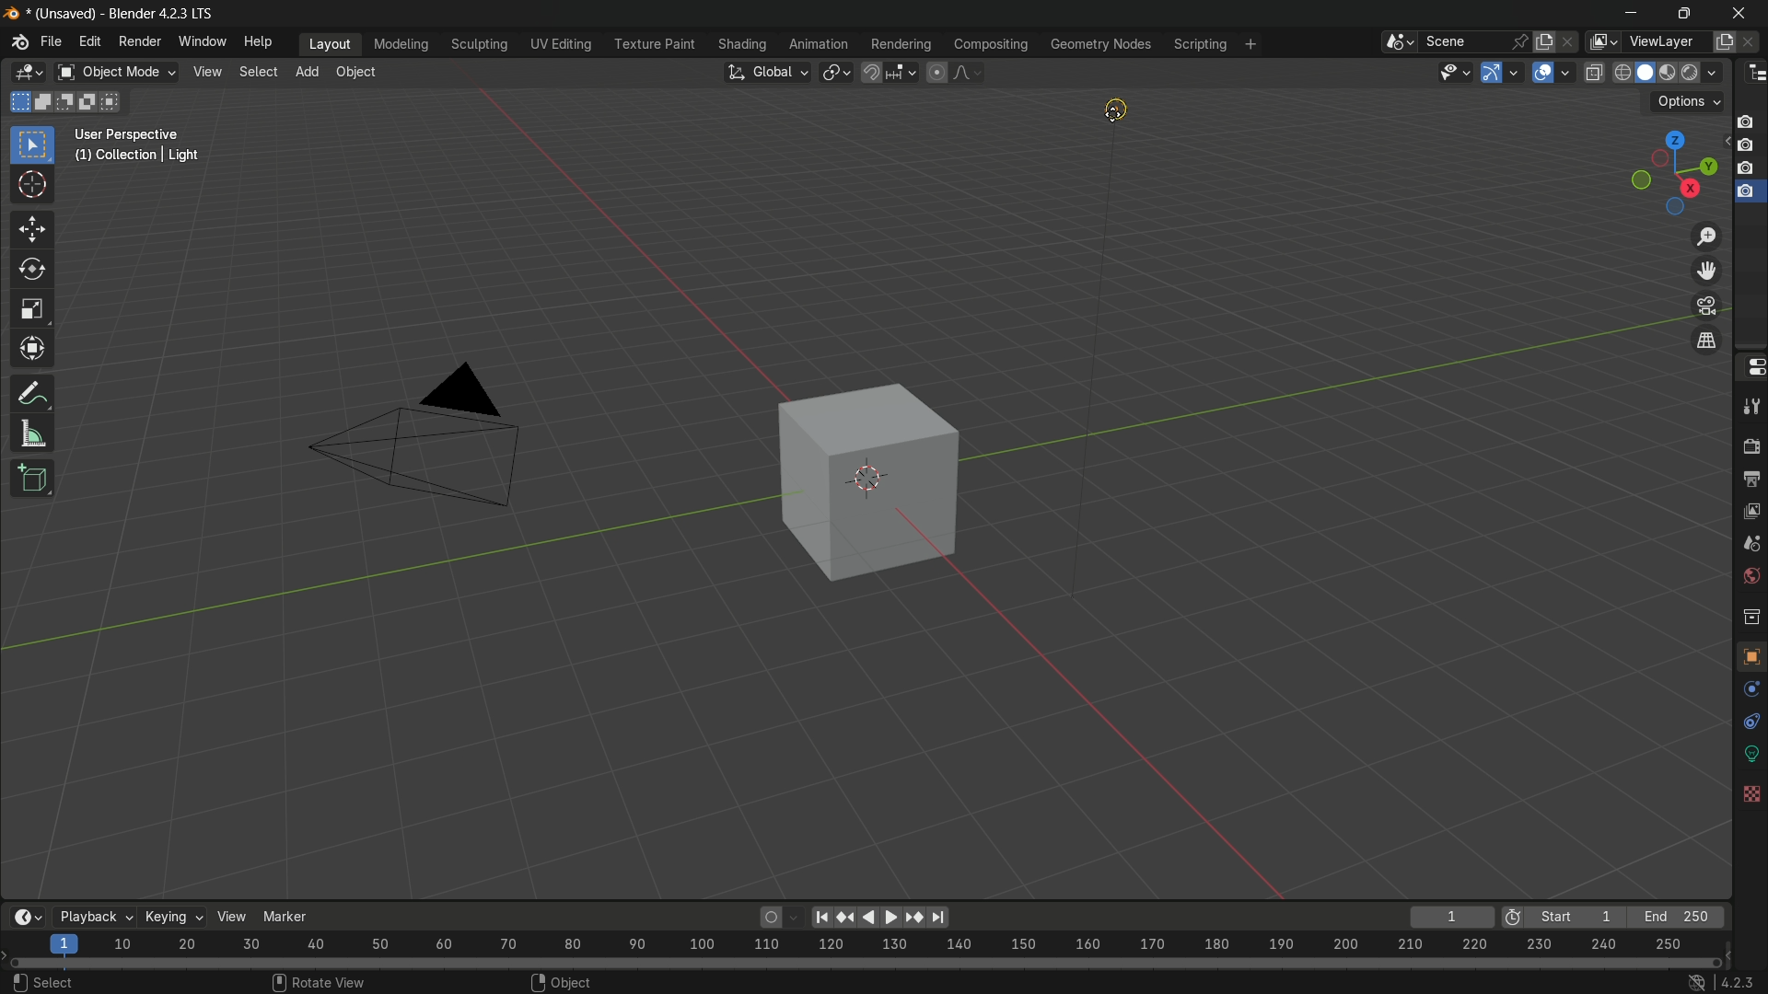 The image size is (1768, 994). Describe the element at coordinates (202, 42) in the screenshot. I see `window menu` at that location.